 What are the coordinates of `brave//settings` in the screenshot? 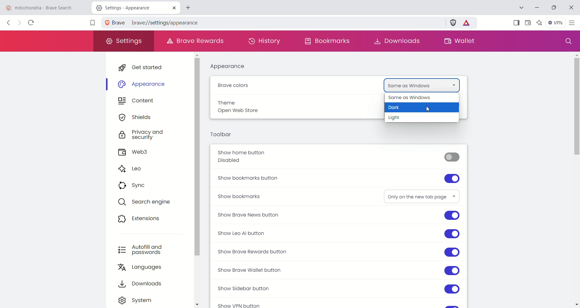 It's located at (154, 22).